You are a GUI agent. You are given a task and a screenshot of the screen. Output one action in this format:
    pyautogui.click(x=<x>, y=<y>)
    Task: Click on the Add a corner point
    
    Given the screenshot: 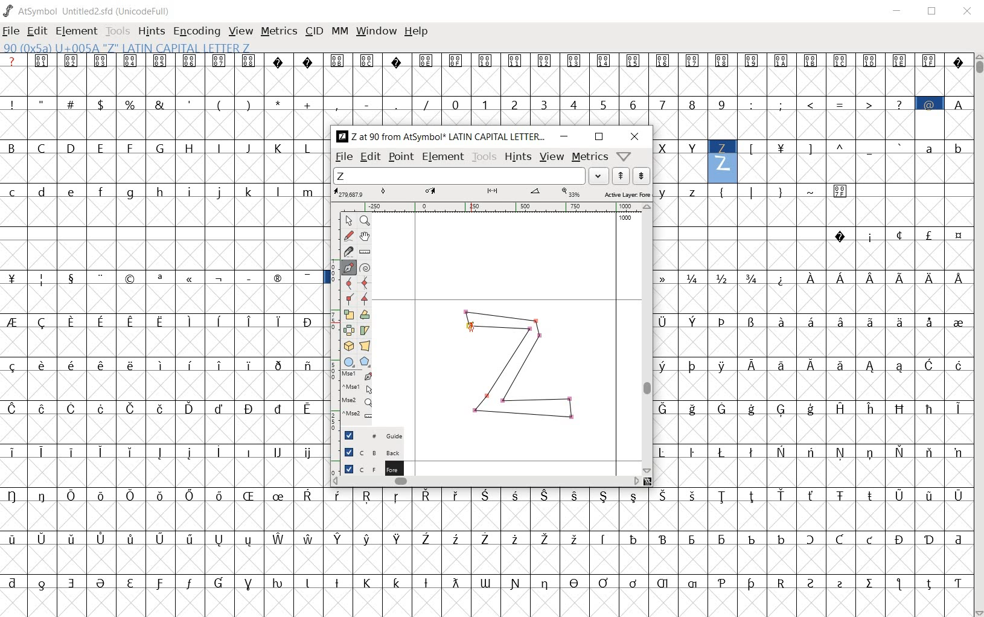 What is the action you would take?
    pyautogui.click(x=363, y=299)
    